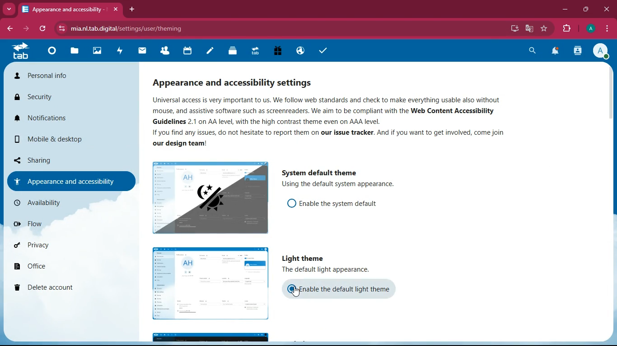 The image size is (617, 346). I want to click on tab, so click(66, 9).